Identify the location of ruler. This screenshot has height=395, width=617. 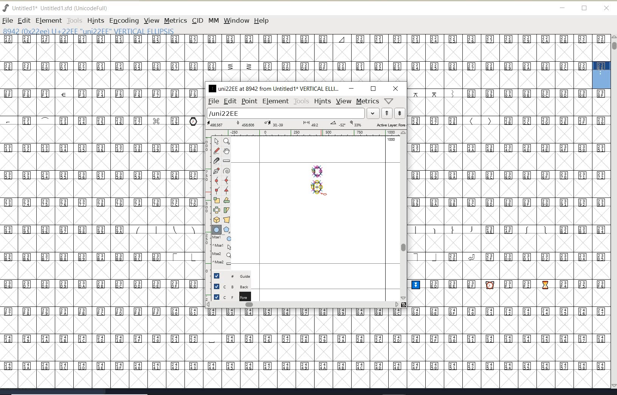
(303, 134).